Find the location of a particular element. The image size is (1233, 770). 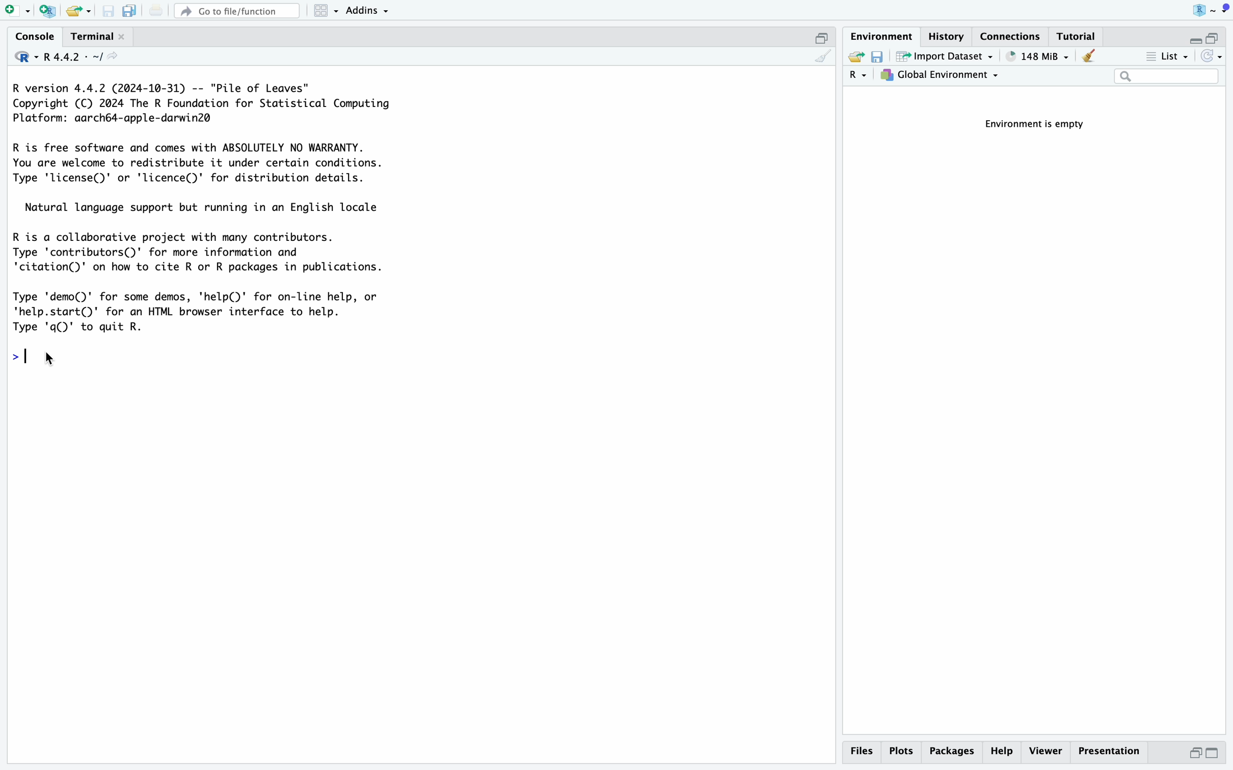

demo and help of R is located at coordinates (205, 312).